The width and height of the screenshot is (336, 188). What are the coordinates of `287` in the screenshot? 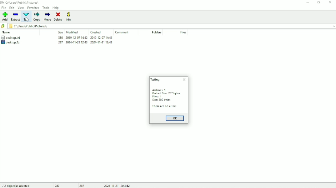 It's located at (57, 185).